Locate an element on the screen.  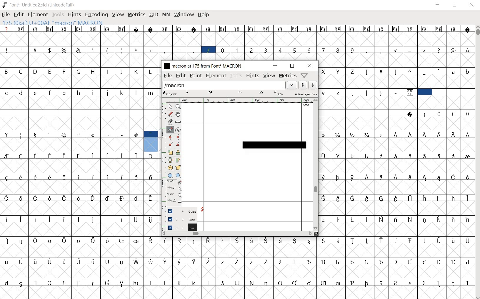
Symbol is located at coordinates (454, 134).